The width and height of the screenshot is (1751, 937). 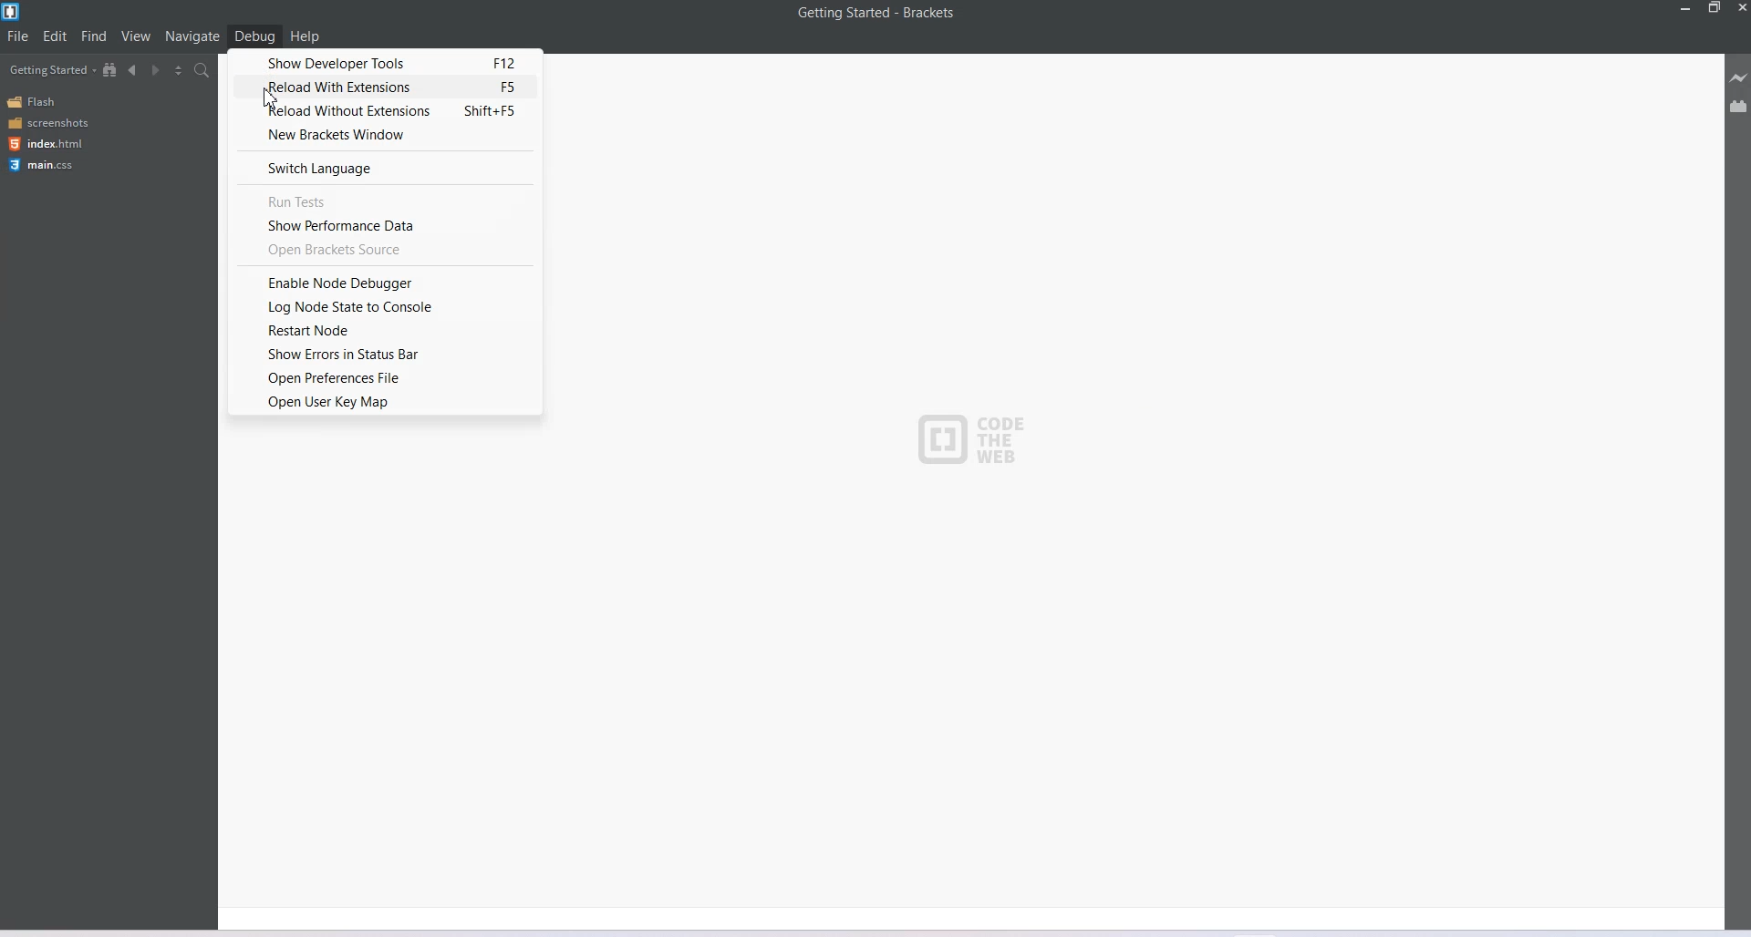 What do you see at coordinates (46, 144) in the screenshot?
I see `index.html` at bounding box center [46, 144].